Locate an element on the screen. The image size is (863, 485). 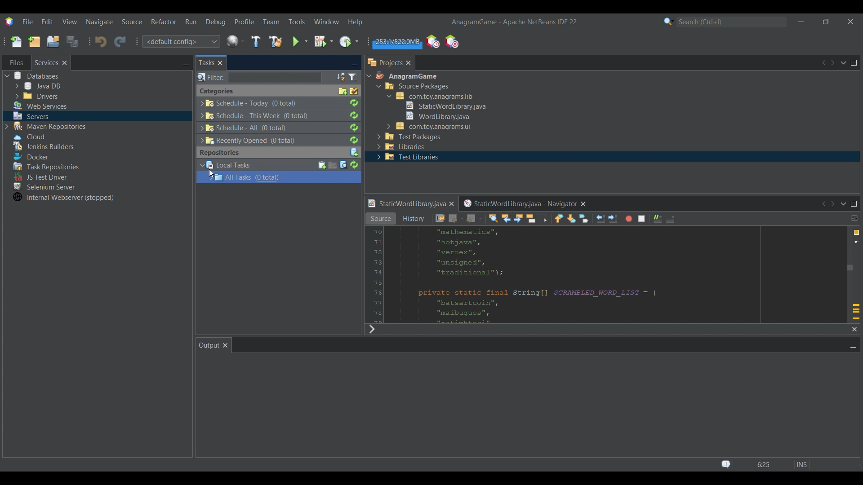
 is located at coordinates (37, 76).